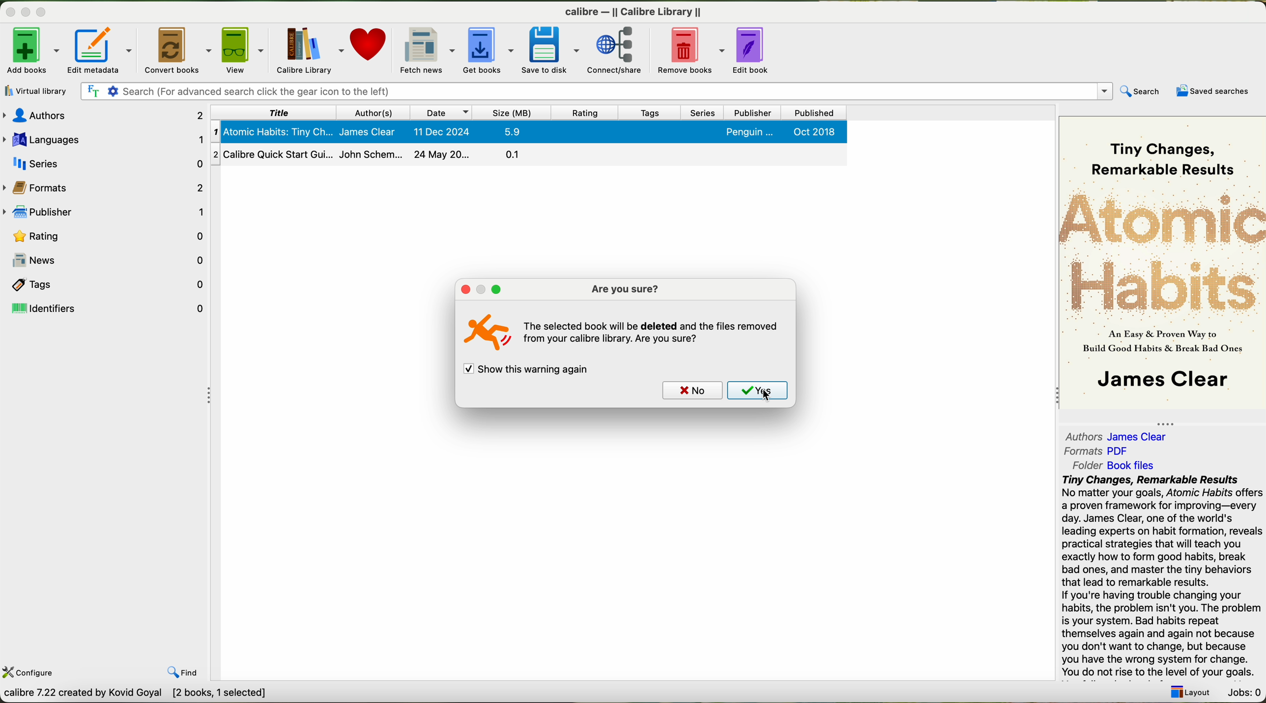 This screenshot has height=703, width=1266. I want to click on save to disk, so click(550, 50).